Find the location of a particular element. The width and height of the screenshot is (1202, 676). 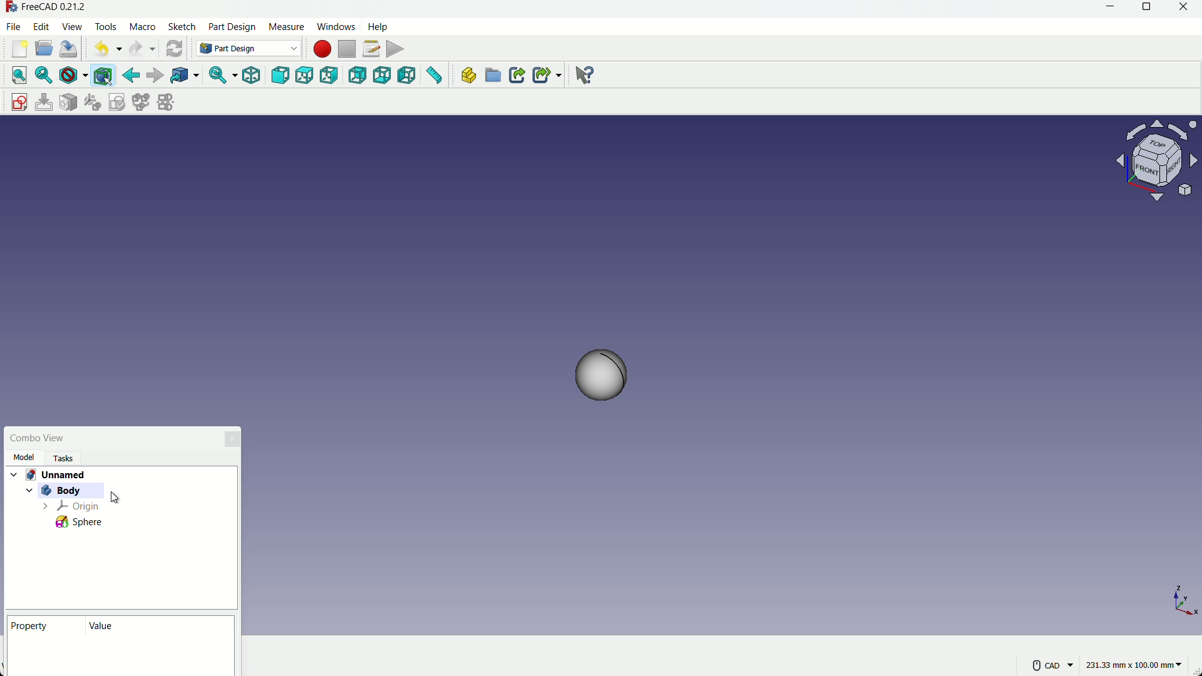

new file is located at coordinates (20, 49).